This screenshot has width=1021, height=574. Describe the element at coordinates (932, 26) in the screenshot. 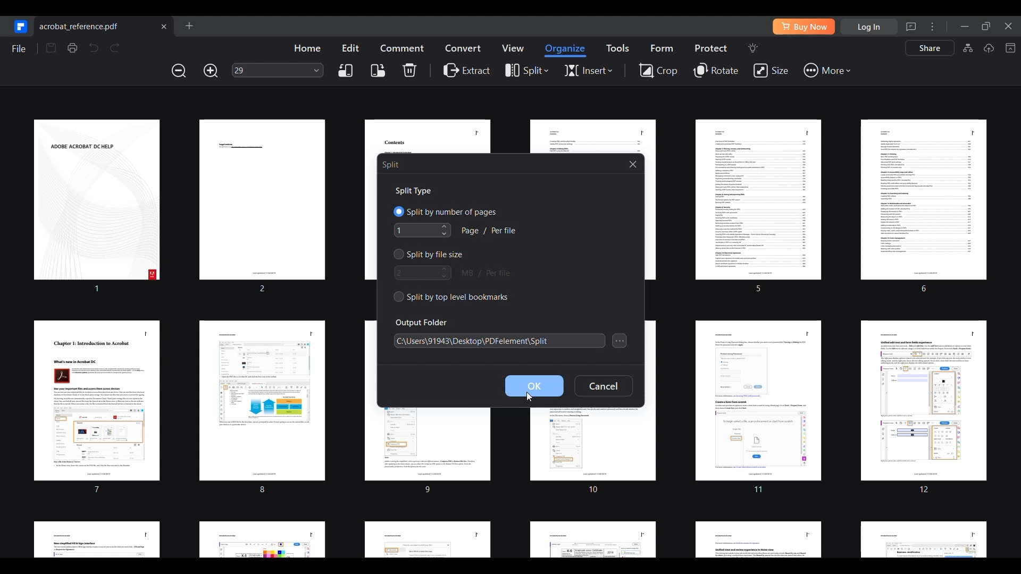

I see `More settings` at that location.